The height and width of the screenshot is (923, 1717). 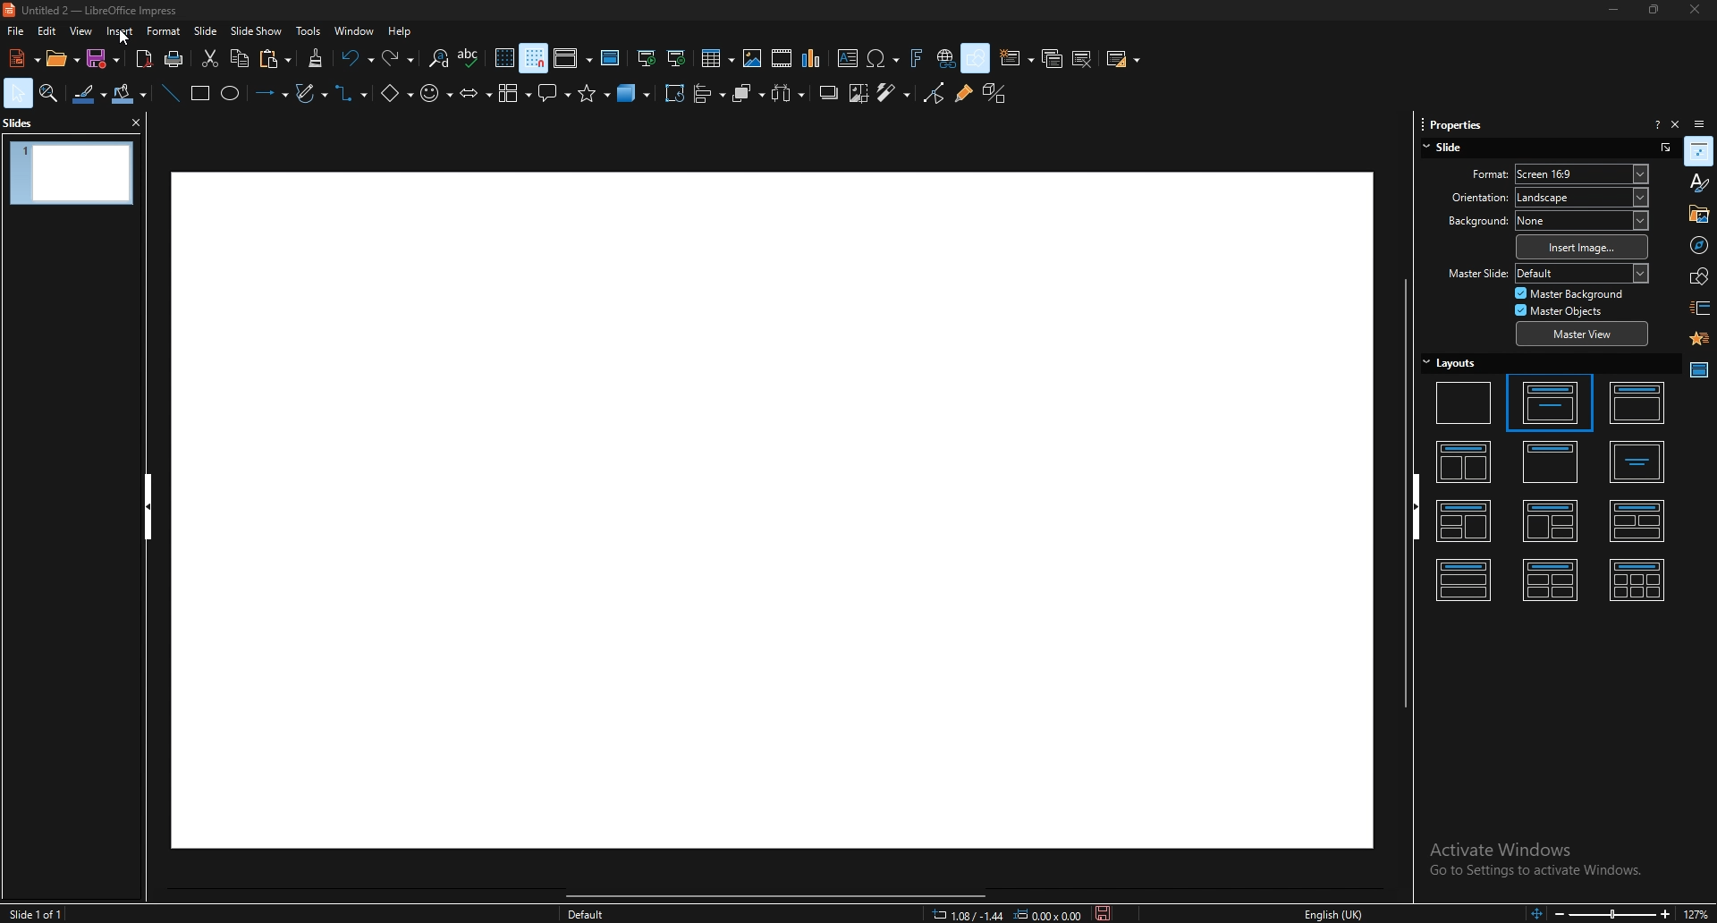 I want to click on insert hyperlink, so click(x=943, y=59).